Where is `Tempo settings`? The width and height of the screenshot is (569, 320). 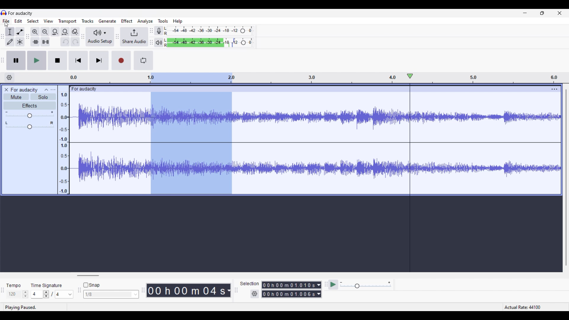
Tempo settings is located at coordinates (17, 294).